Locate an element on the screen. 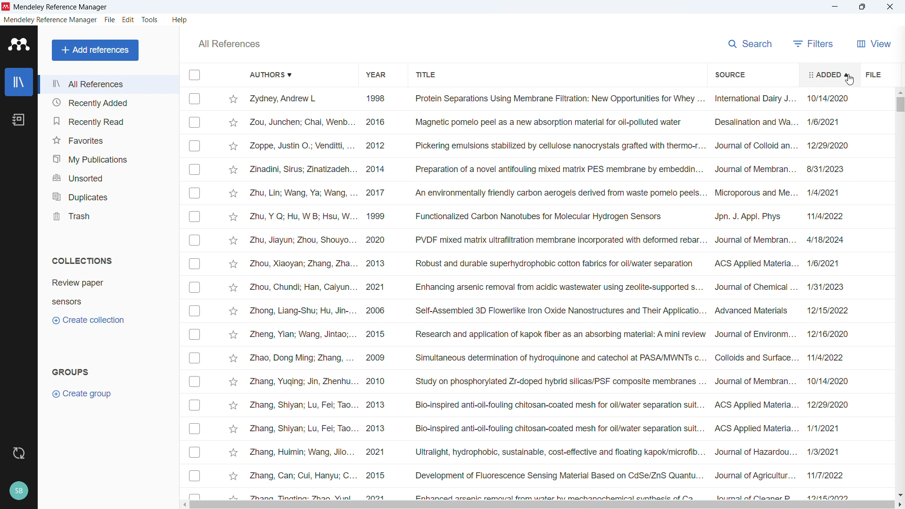 The image size is (905, 509). Scroll left  is located at coordinates (184, 505).